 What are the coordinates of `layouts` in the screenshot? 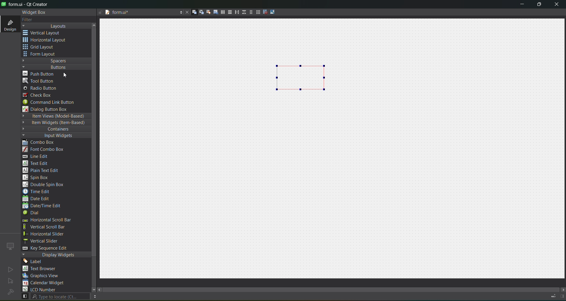 It's located at (56, 26).